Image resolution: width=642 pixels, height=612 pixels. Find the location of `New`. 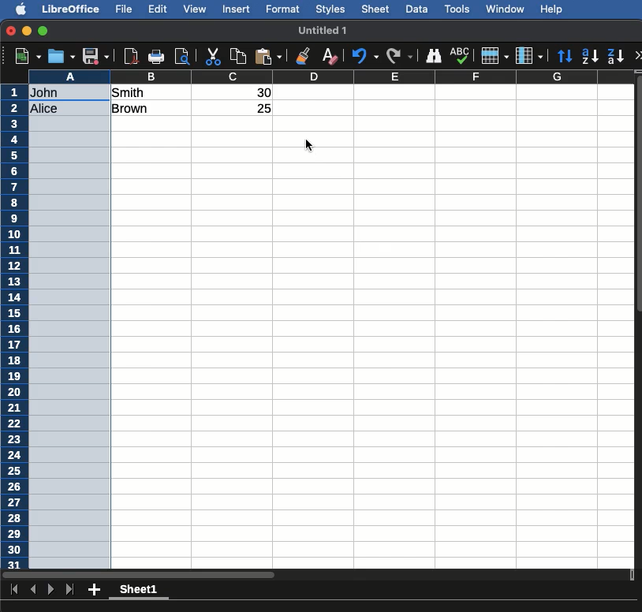

New is located at coordinates (28, 54).